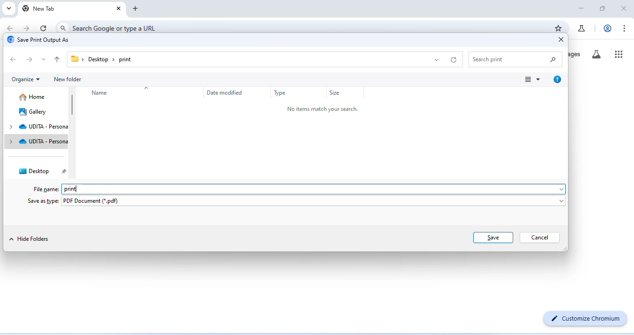 The image size is (634, 335). What do you see at coordinates (116, 28) in the screenshot?
I see `search google or type a URL` at bounding box center [116, 28].